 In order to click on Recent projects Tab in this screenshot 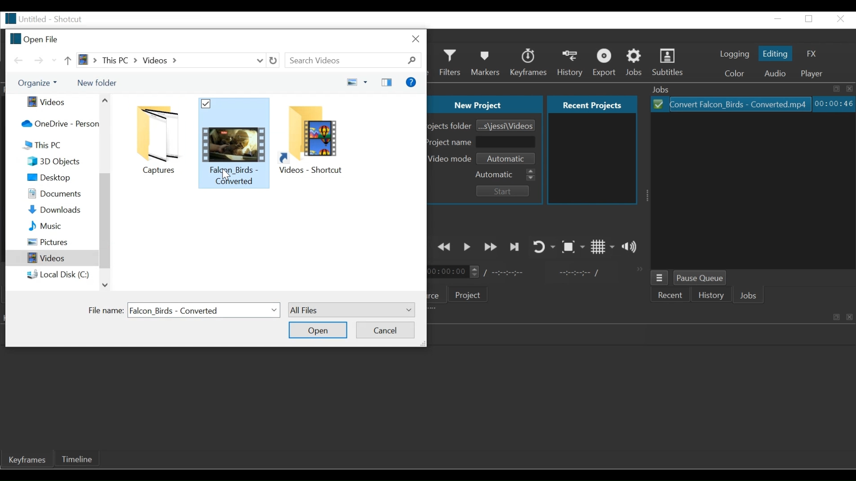, I will do `click(593, 105)`.